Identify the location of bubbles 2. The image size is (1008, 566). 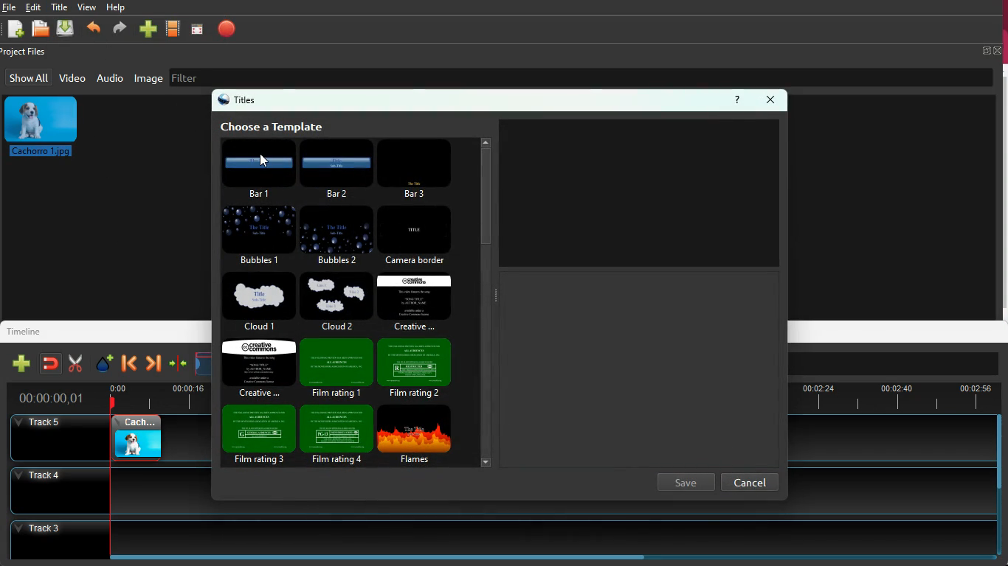
(336, 235).